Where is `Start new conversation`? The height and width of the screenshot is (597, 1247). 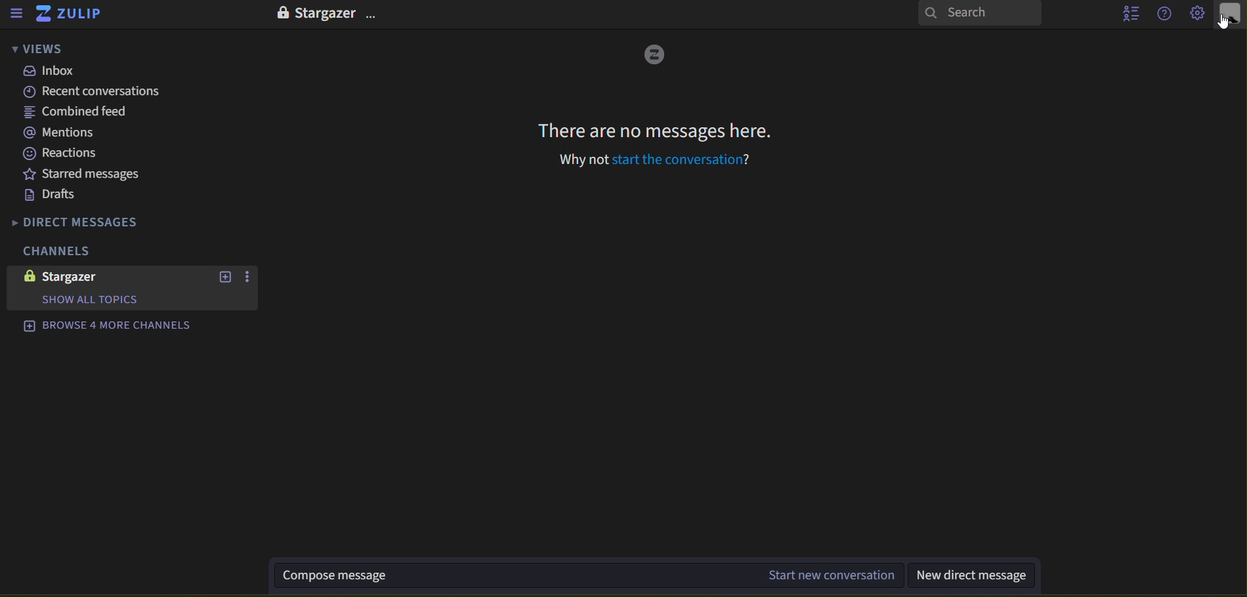
Start new conversation is located at coordinates (830, 575).